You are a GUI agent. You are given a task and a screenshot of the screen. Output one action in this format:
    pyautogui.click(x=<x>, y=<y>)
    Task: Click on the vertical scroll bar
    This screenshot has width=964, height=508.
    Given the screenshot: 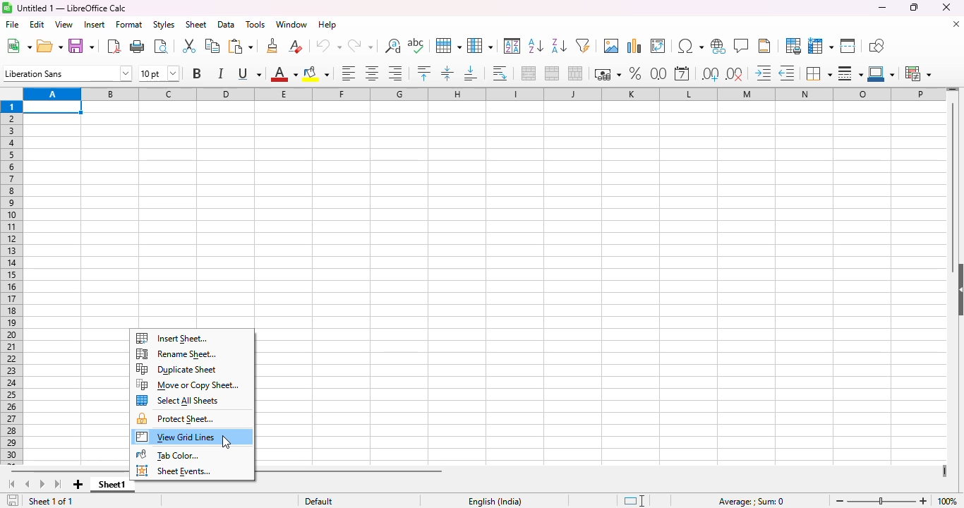 What is the action you would take?
    pyautogui.click(x=953, y=187)
    